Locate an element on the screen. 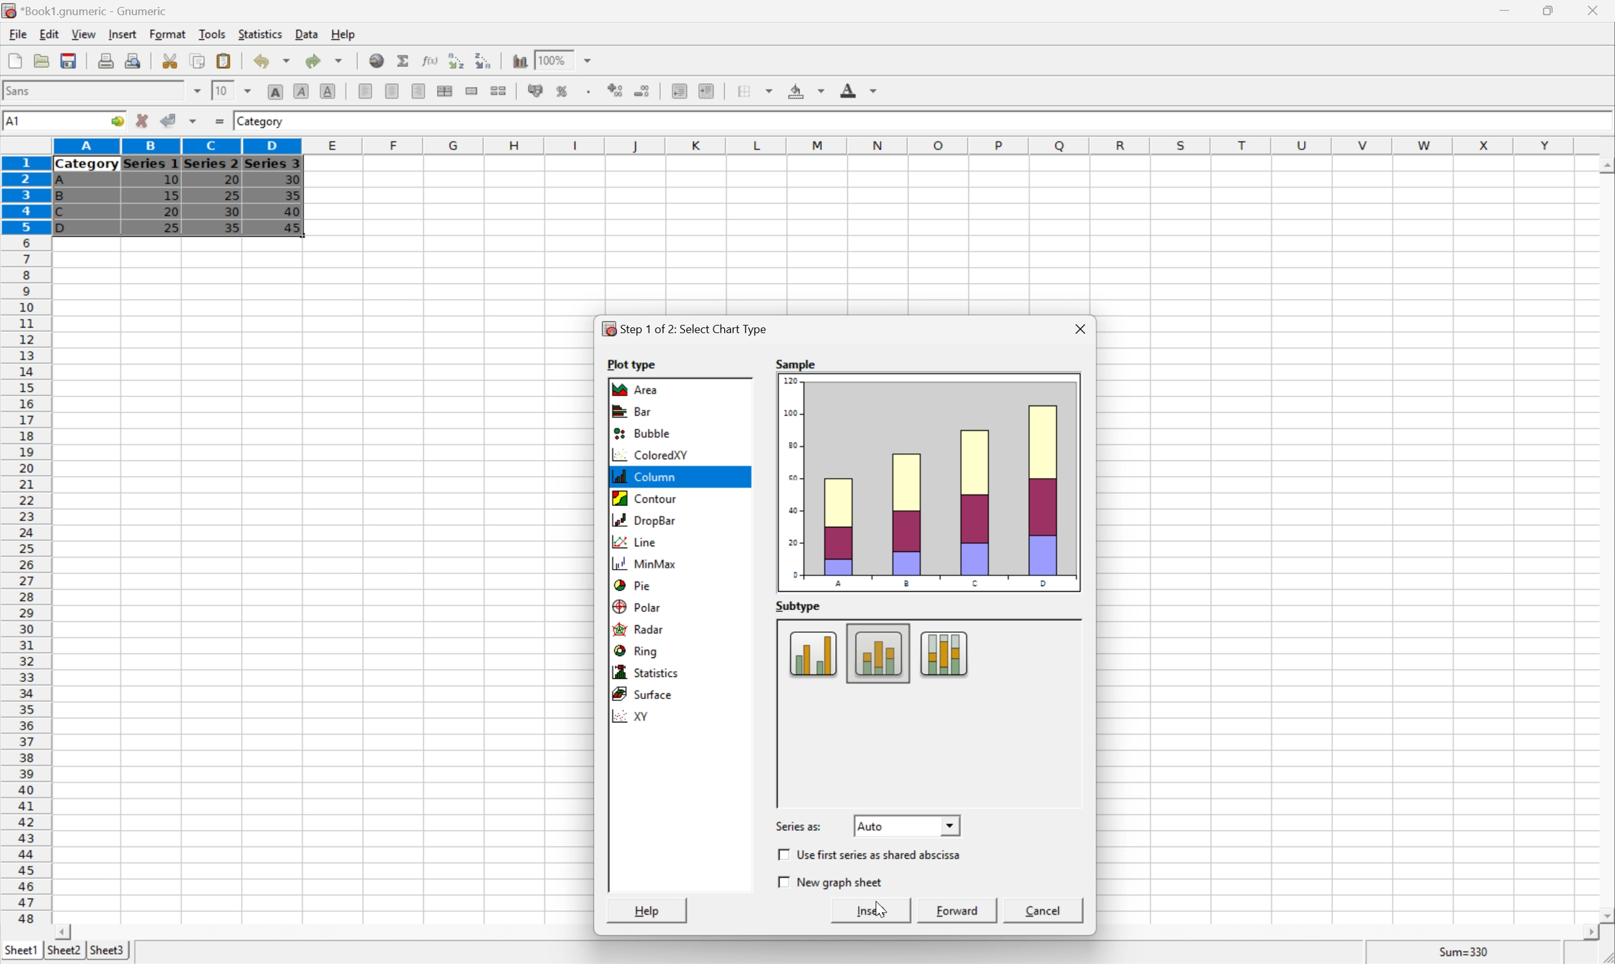 This screenshot has width=1615, height=964. View is located at coordinates (84, 33).